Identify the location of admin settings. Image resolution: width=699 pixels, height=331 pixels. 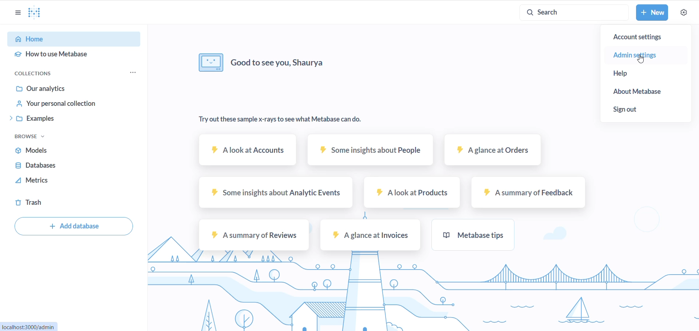
(645, 55).